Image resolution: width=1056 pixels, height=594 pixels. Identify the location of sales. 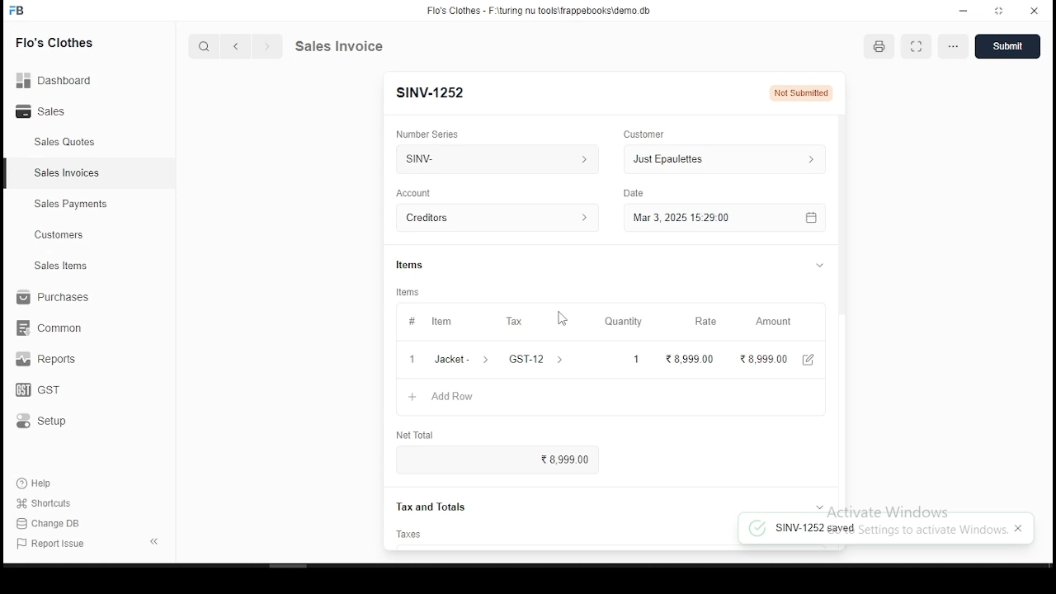
(53, 111).